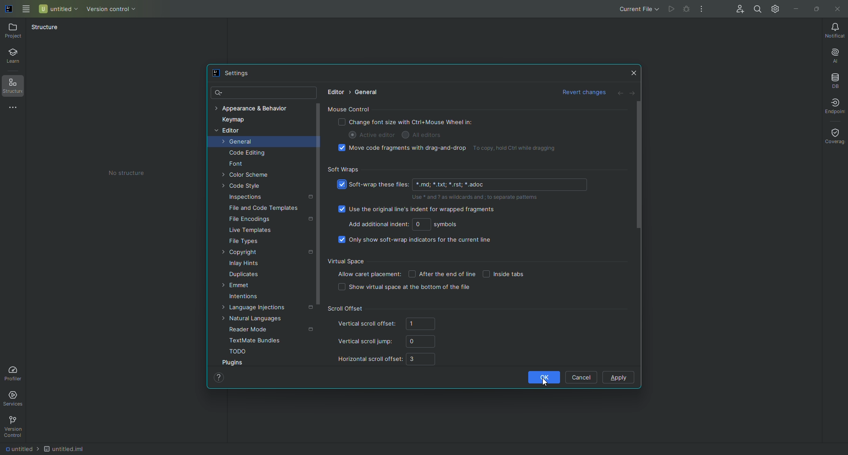  I want to click on General, so click(367, 92).